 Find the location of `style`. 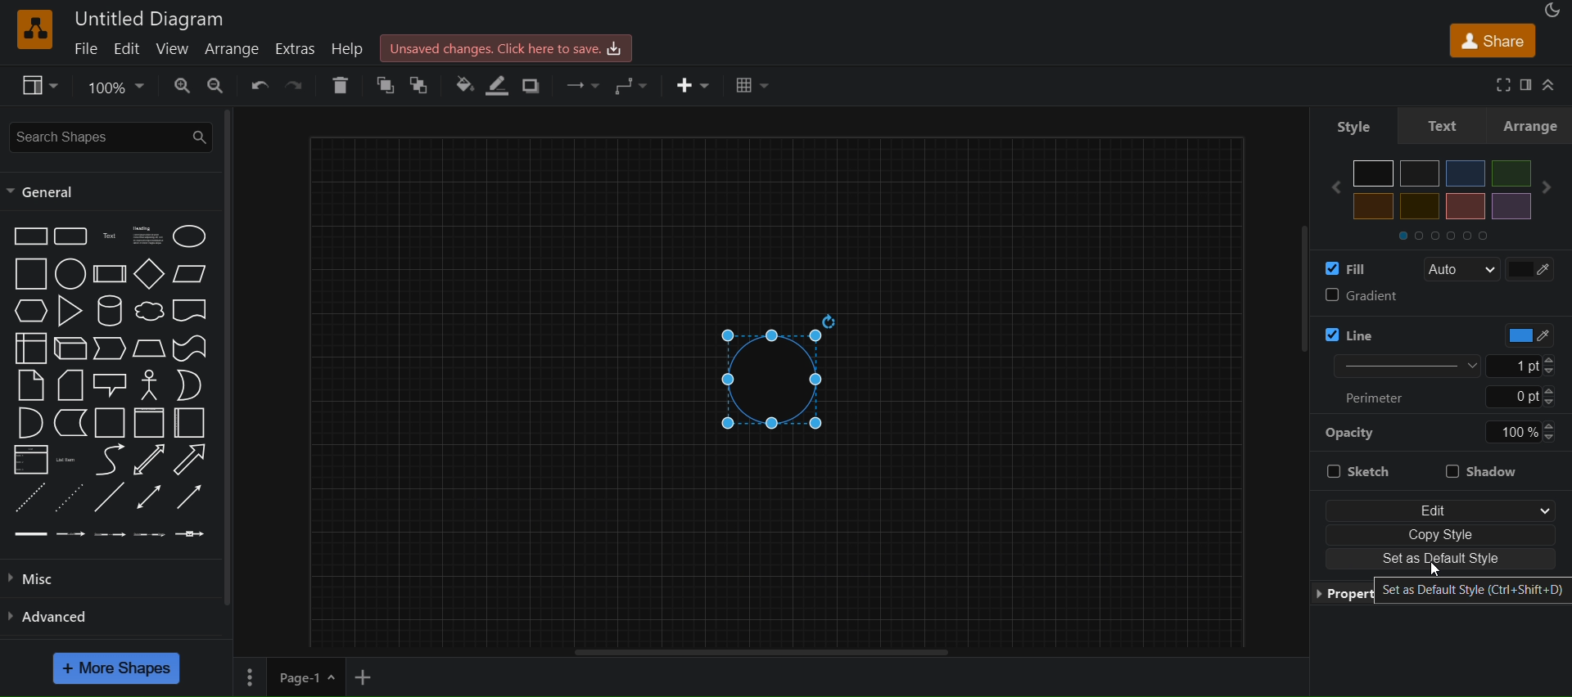

style is located at coordinates (1348, 124).